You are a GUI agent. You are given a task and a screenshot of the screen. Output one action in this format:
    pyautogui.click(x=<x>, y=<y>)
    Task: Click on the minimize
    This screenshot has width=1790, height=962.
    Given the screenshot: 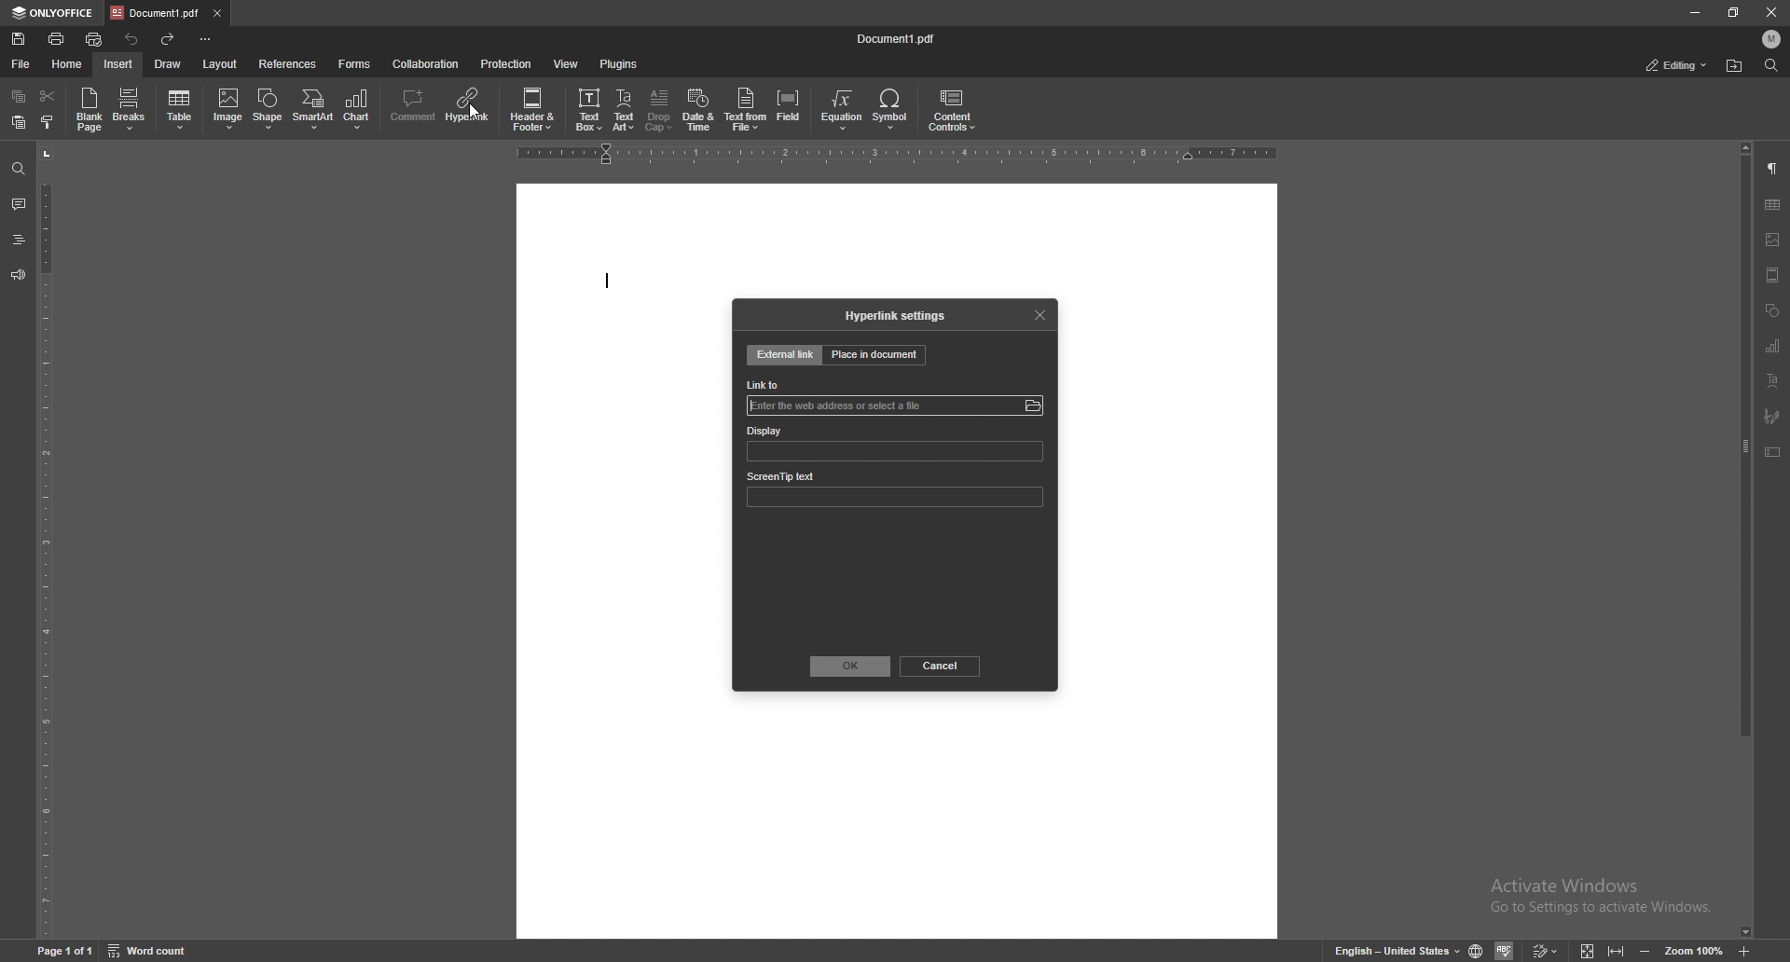 What is the action you would take?
    pyautogui.click(x=1695, y=11)
    